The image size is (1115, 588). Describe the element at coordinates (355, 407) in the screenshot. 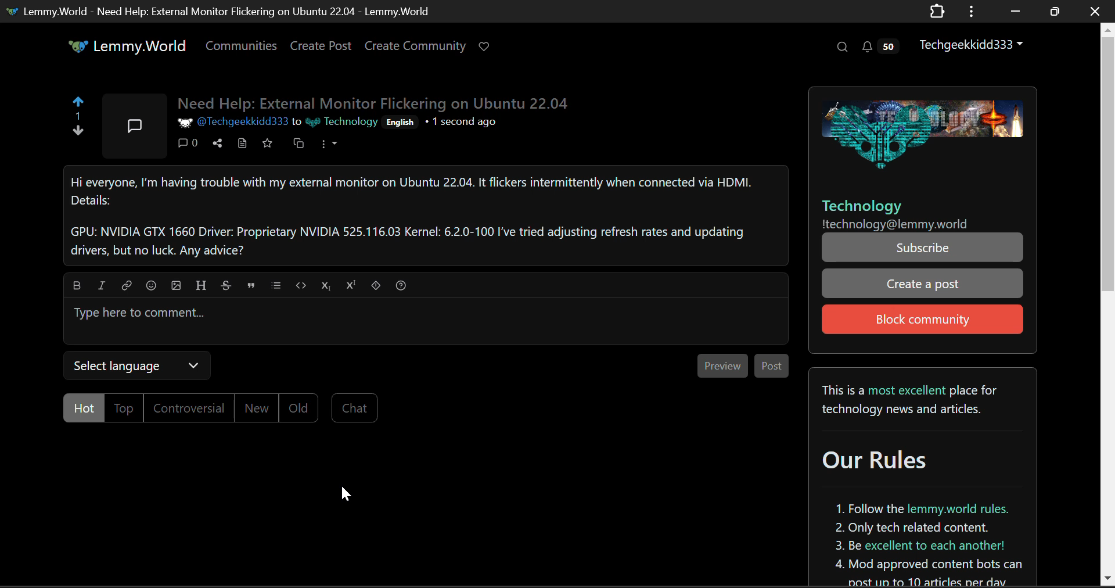

I see `Chat` at that location.